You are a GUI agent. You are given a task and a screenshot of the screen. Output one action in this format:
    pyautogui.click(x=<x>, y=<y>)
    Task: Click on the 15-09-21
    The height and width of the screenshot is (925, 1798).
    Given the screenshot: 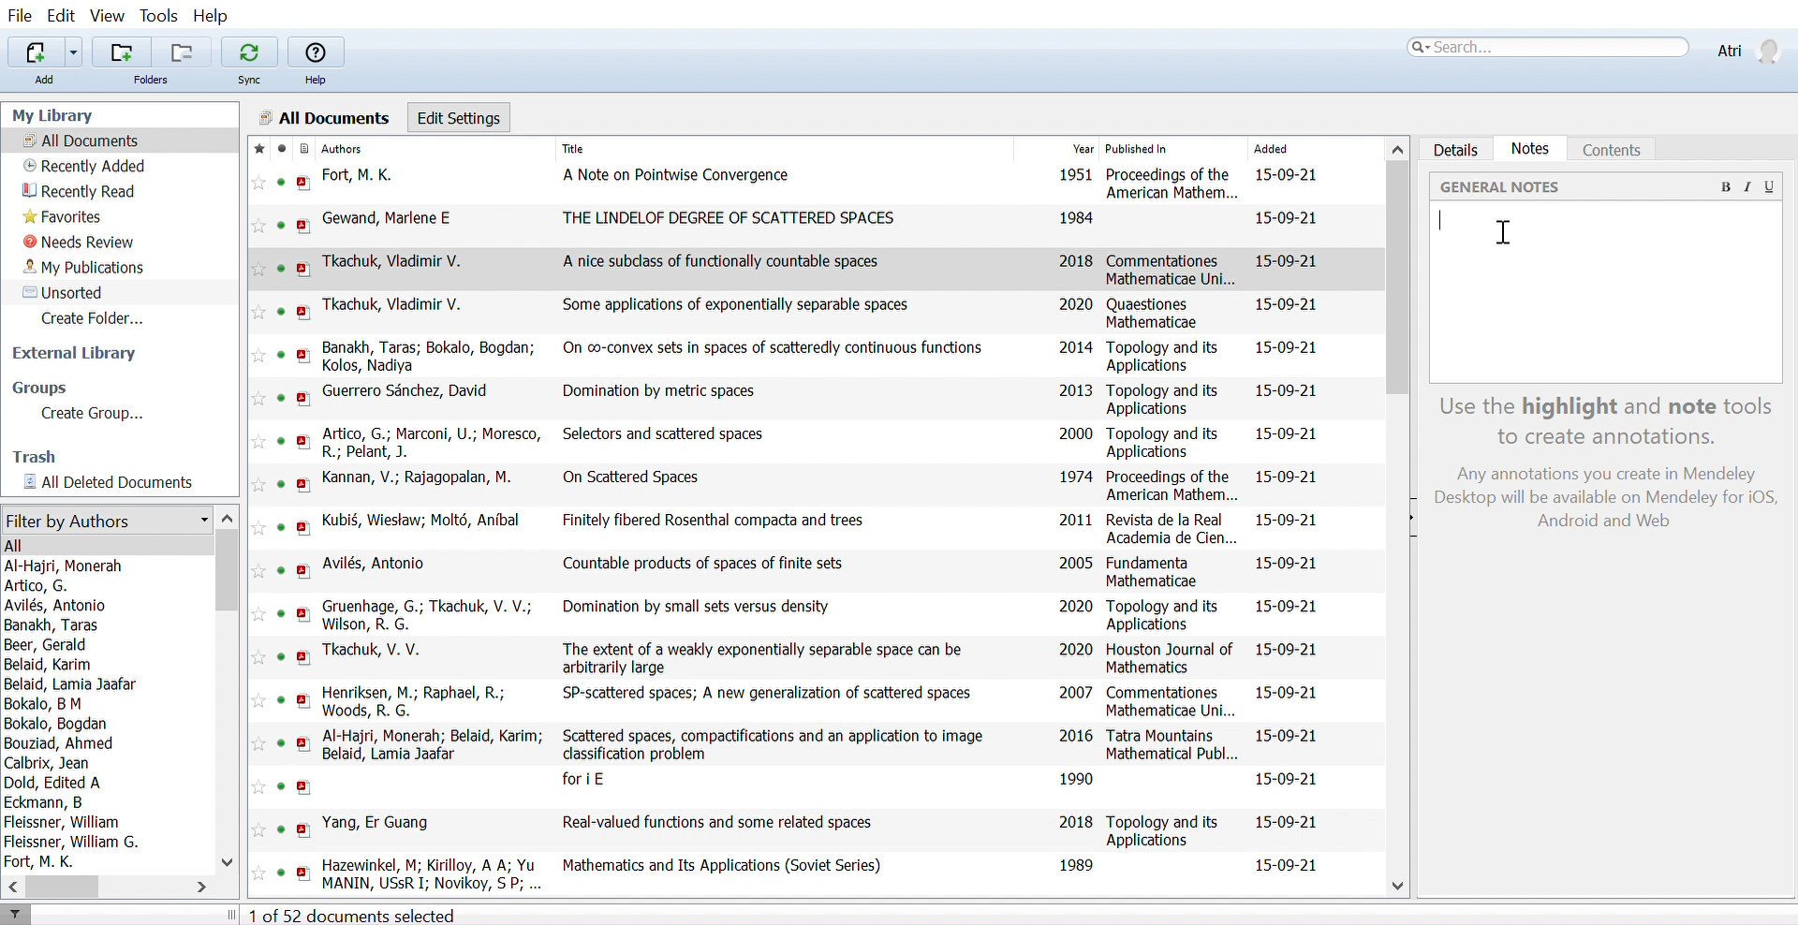 What is the action you would take?
    pyautogui.click(x=1291, y=304)
    